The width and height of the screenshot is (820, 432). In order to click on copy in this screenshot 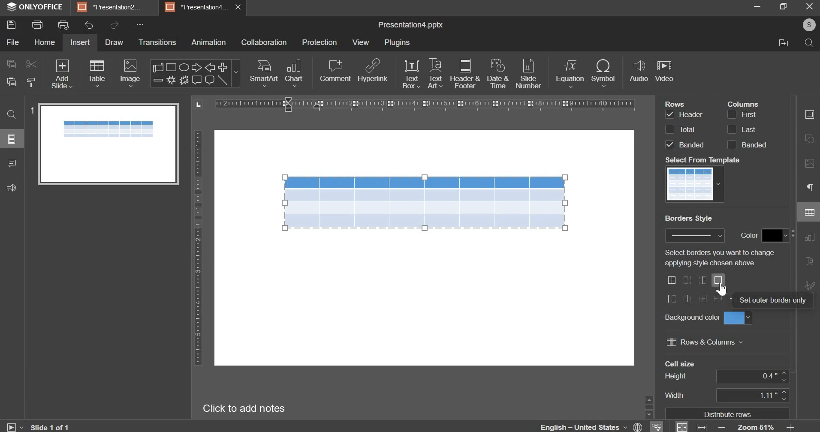, I will do `click(10, 65)`.